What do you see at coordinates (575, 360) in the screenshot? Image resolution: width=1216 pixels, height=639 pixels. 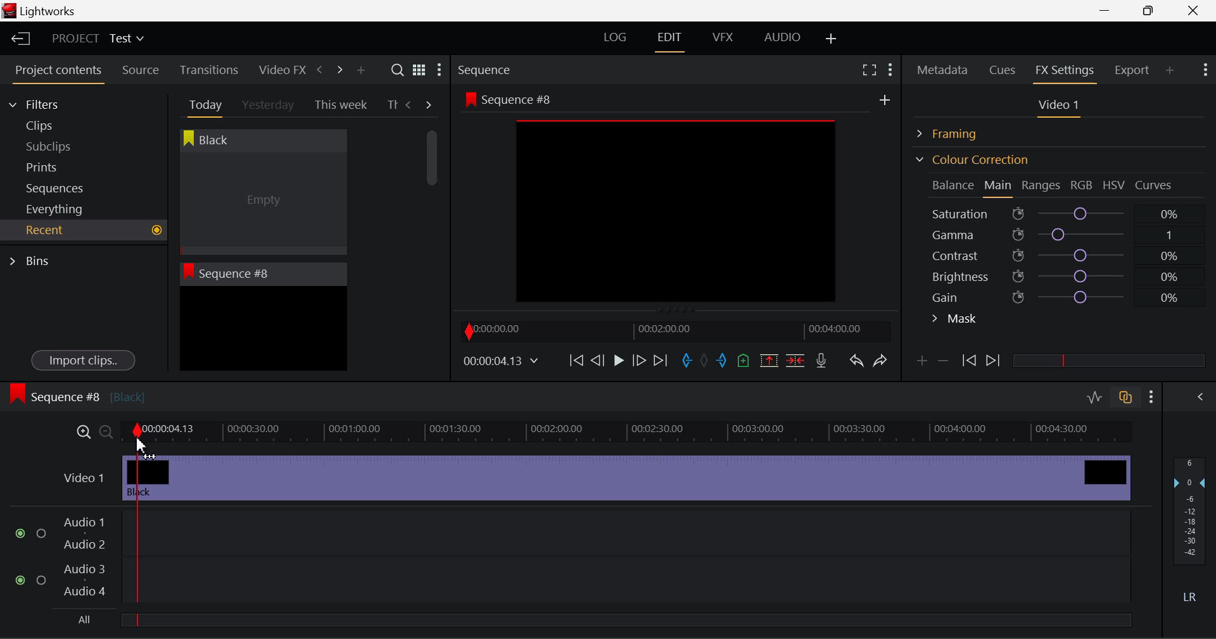 I see `To Start` at bounding box center [575, 360].